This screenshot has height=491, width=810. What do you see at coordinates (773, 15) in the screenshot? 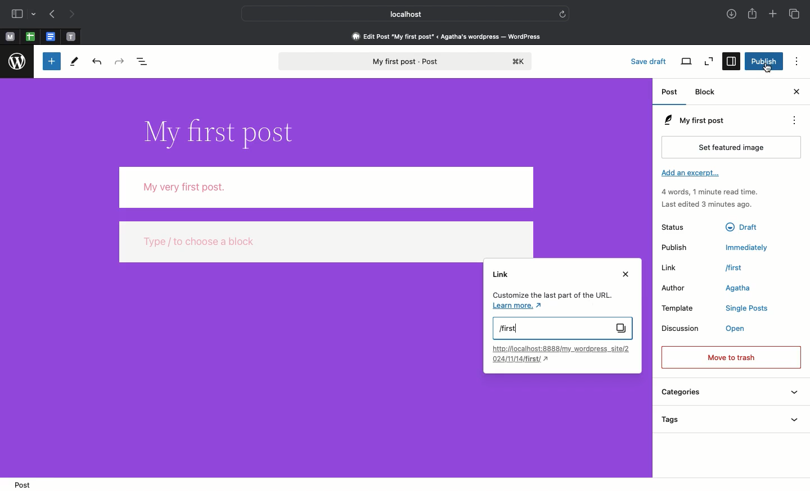
I see `Add new tab` at bounding box center [773, 15].